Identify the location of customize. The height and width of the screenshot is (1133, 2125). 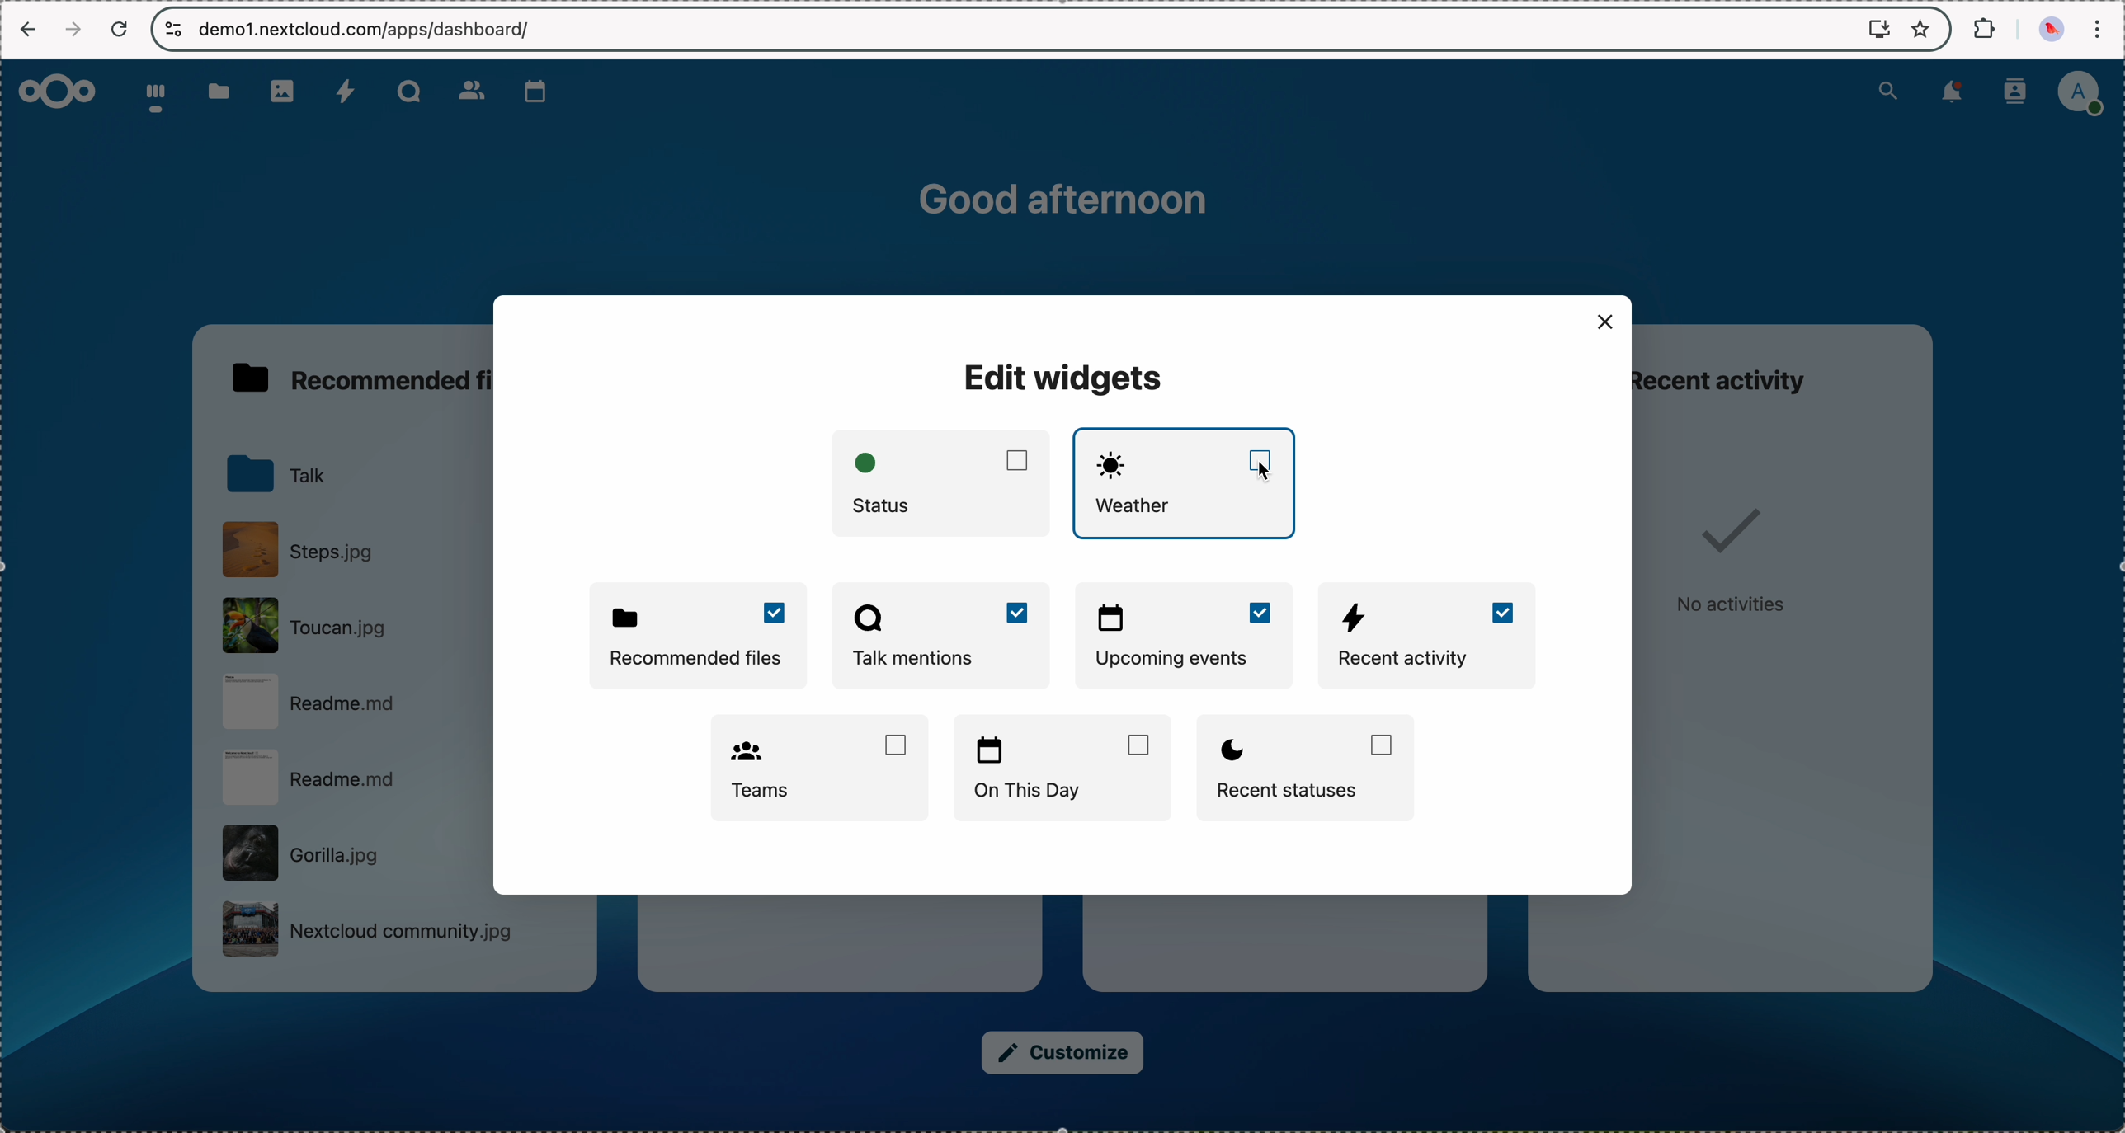
(1063, 1055).